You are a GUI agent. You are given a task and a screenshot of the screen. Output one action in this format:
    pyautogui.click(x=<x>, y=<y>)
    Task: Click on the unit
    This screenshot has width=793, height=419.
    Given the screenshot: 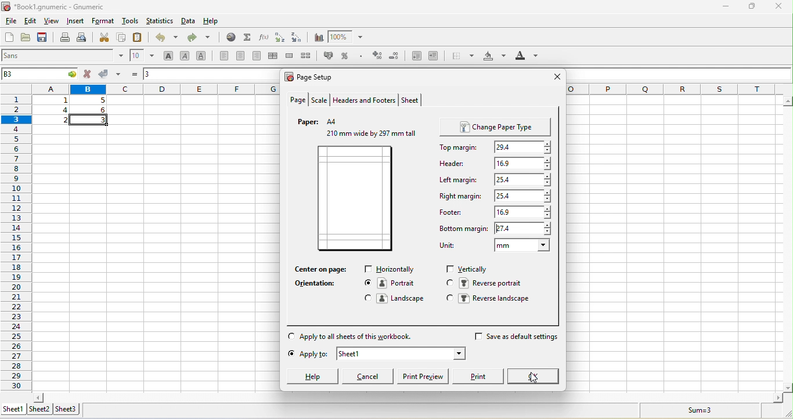 What is the action you would take?
    pyautogui.click(x=447, y=246)
    